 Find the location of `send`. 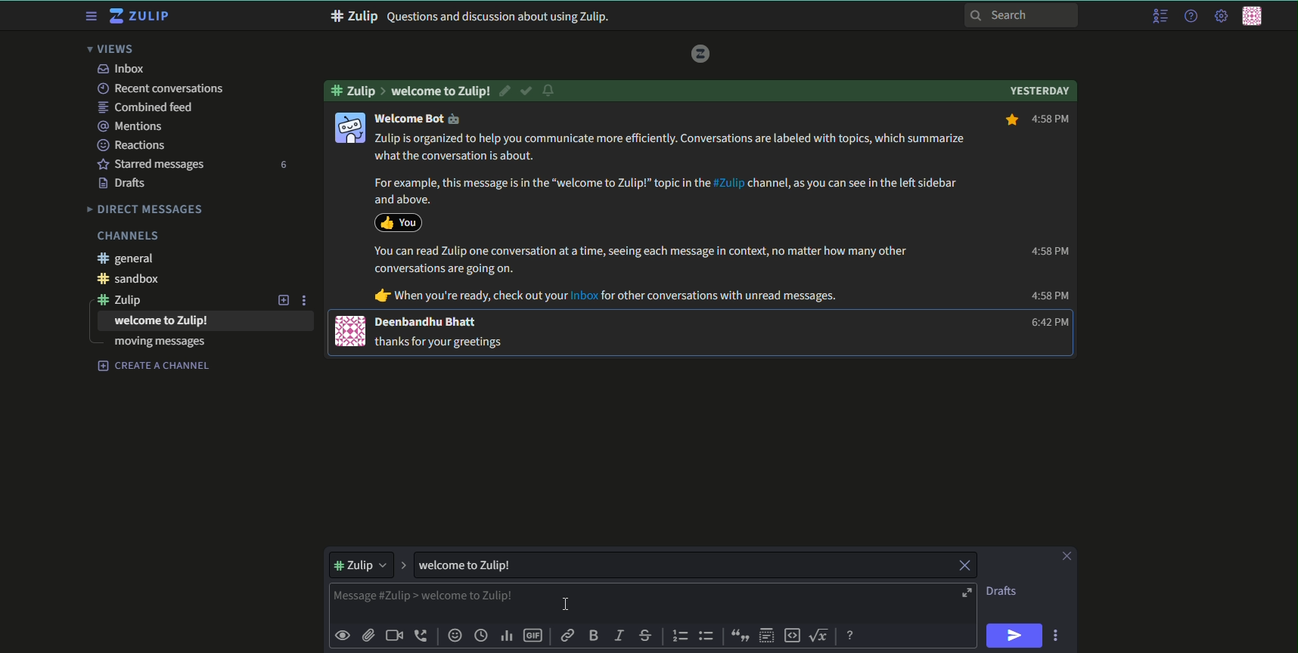

send is located at coordinates (1015, 636).